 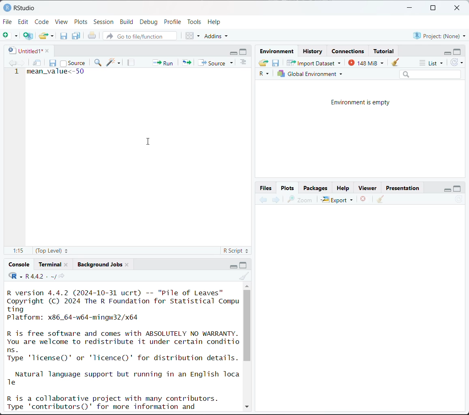 What do you see at coordinates (364, 200) in the screenshot?
I see `remove the current plot` at bounding box center [364, 200].